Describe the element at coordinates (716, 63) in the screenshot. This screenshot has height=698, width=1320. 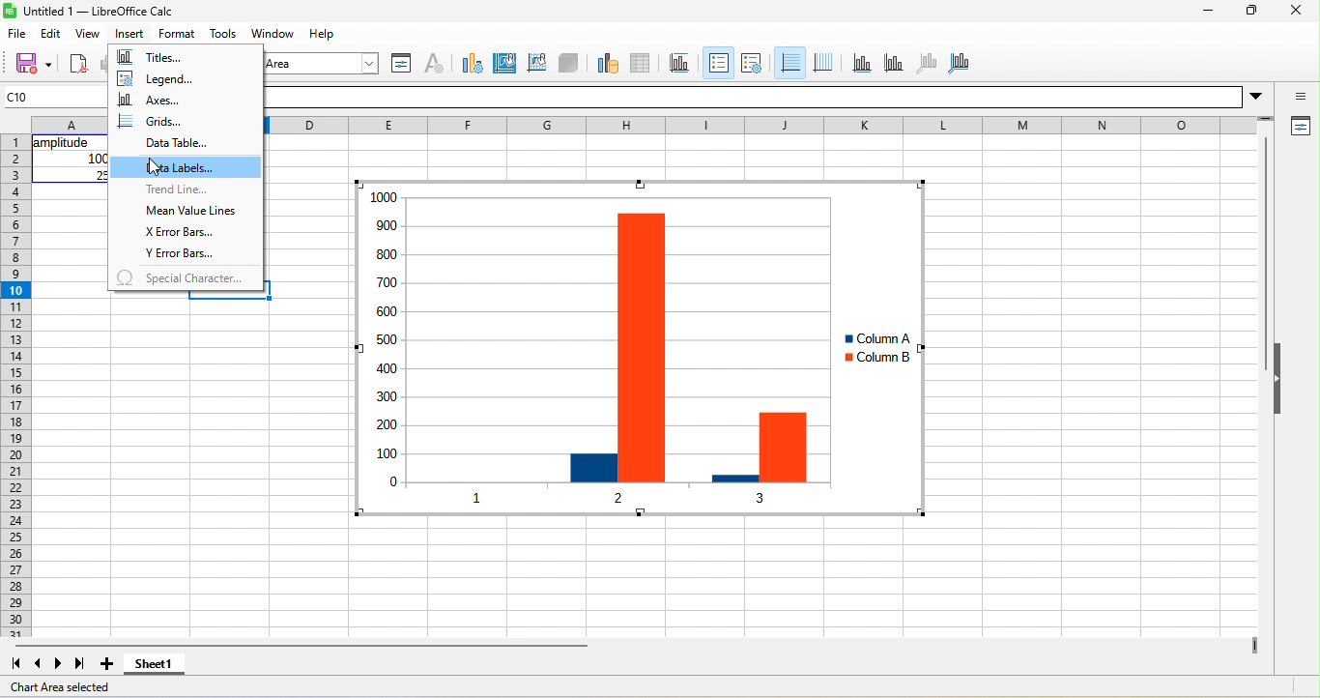
I see `legend on/off` at that location.